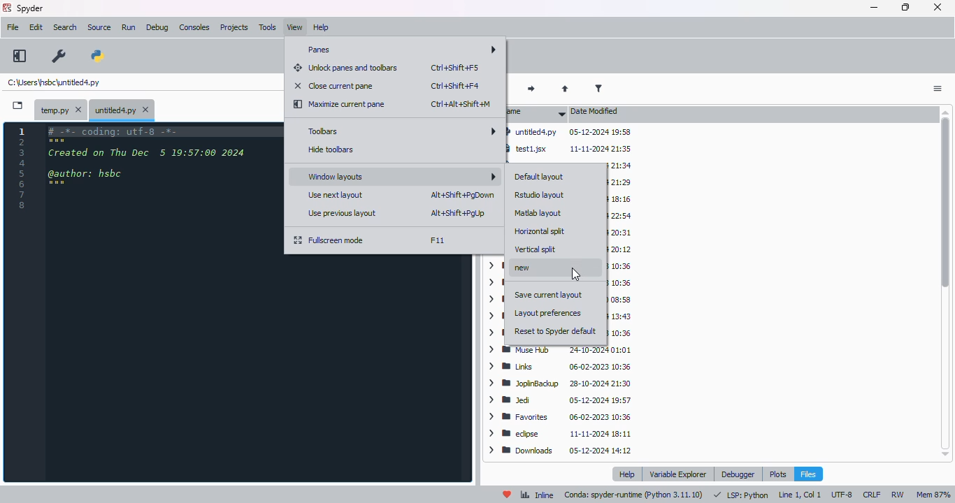  I want to click on consoles, so click(194, 27).